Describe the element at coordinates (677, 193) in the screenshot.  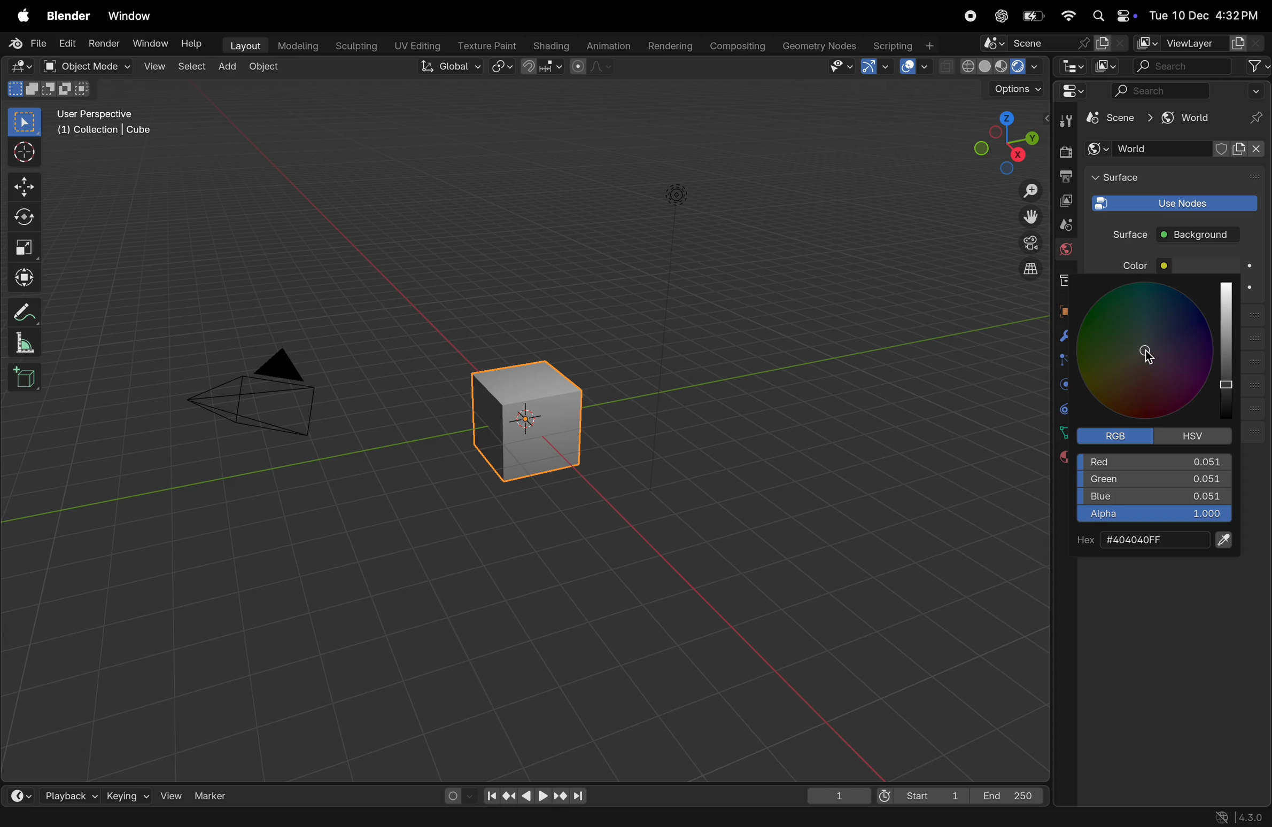
I see `` at that location.